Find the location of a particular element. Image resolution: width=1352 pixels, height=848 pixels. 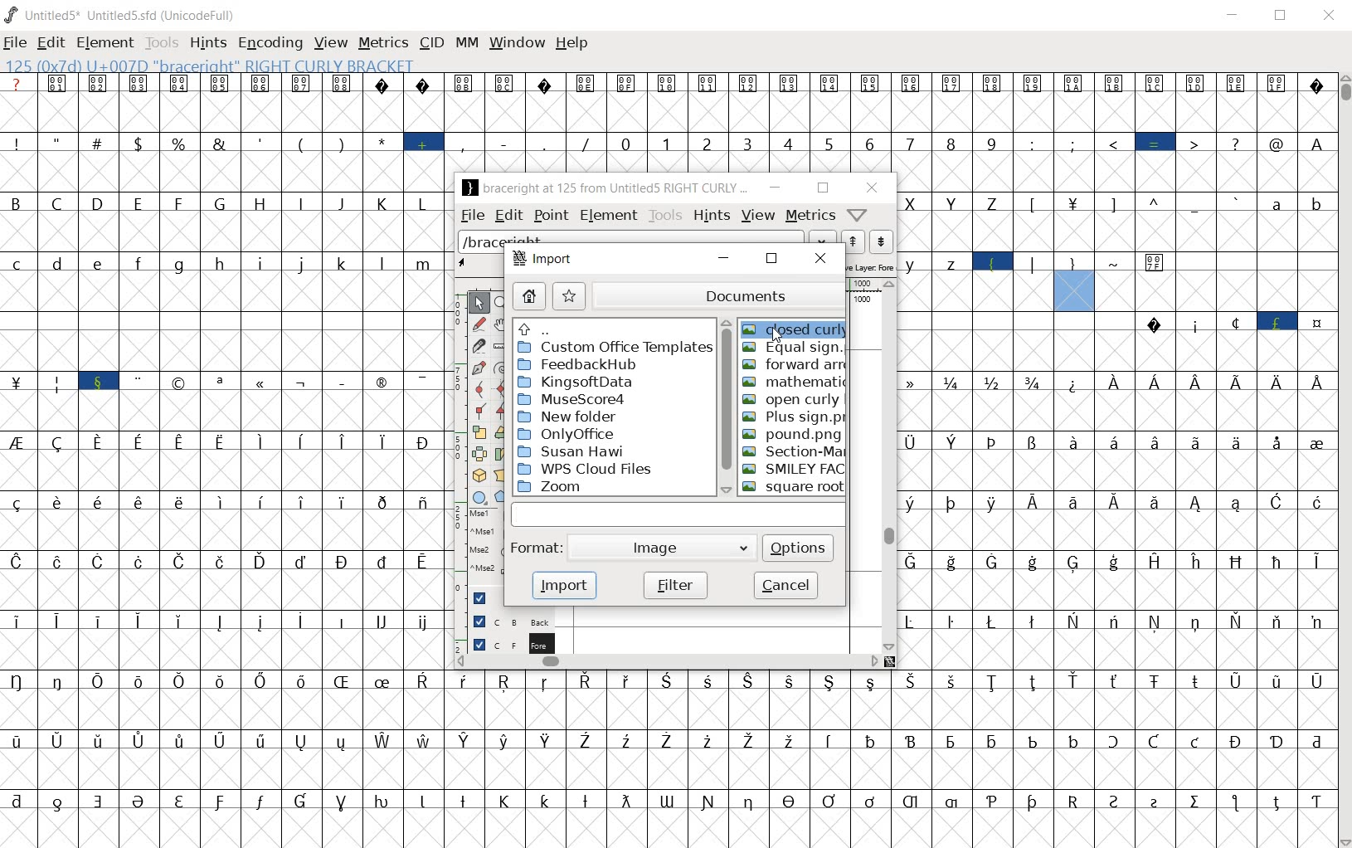

smiley face is located at coordinates (795, 469).